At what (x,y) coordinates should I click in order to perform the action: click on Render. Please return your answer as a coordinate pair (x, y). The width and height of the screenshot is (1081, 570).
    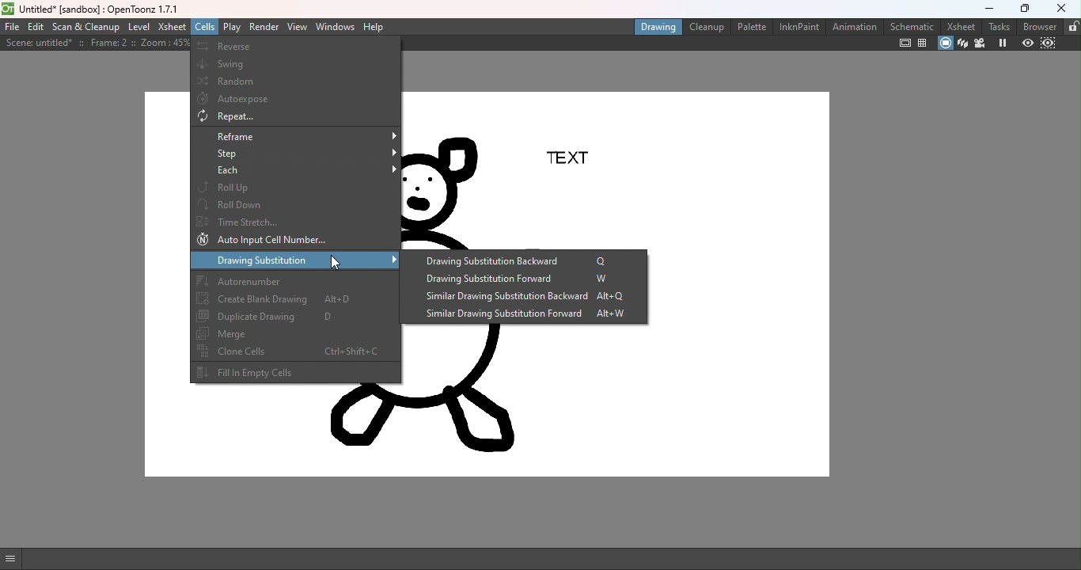
    Looking at the image, I should click on (266, 28).